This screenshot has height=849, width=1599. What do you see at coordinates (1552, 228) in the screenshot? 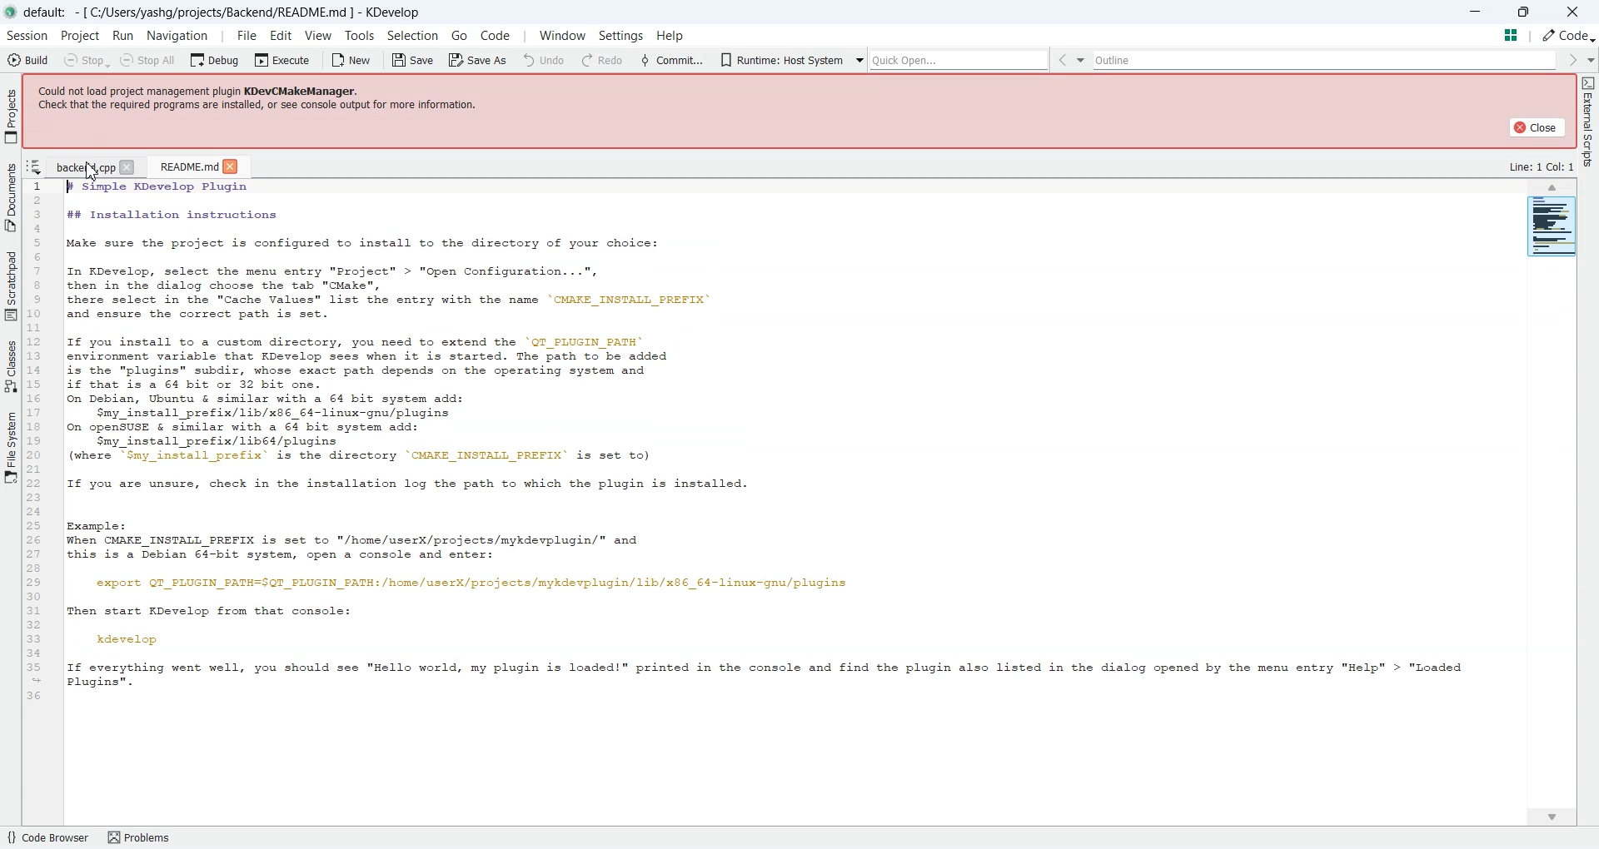
I see `Project overview` at bounding box center [1552, 228].